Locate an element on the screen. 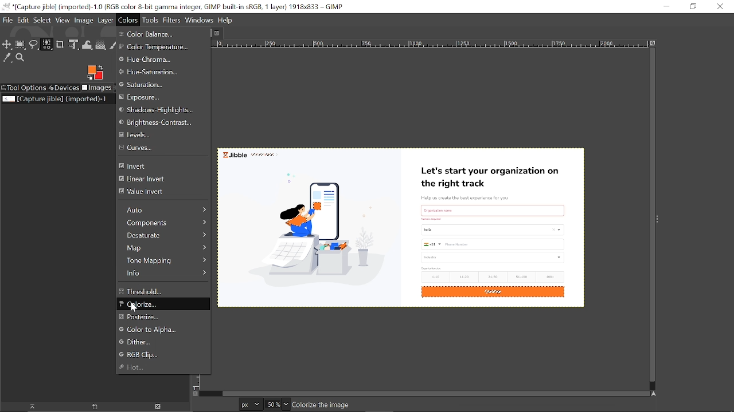  new display for this image  is located at coordinates (93, 407).